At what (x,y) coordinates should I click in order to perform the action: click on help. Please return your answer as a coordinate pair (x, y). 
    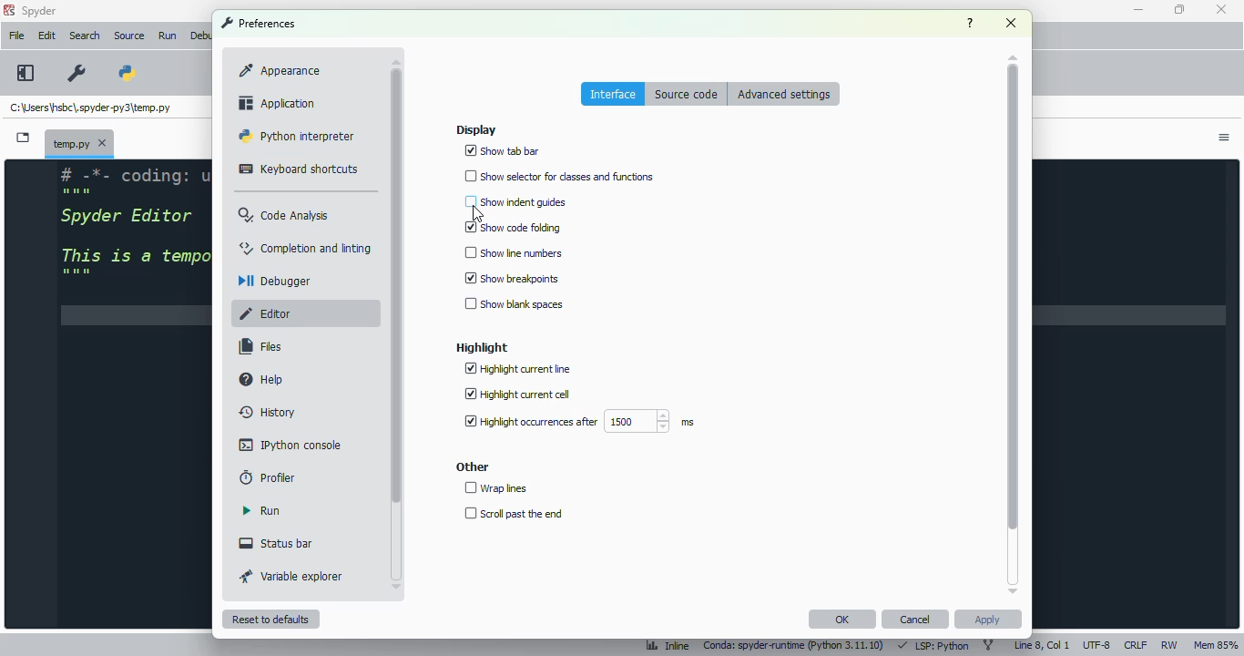
    Looking at the image, I should click on (263, 380).